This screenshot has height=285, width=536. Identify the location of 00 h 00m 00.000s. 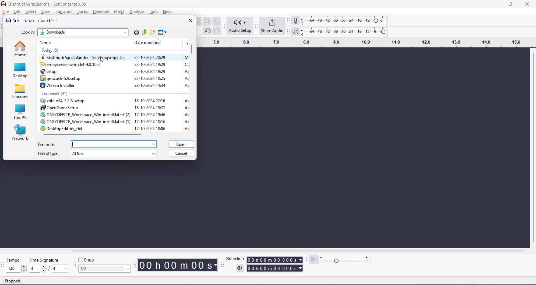
(275, 269).